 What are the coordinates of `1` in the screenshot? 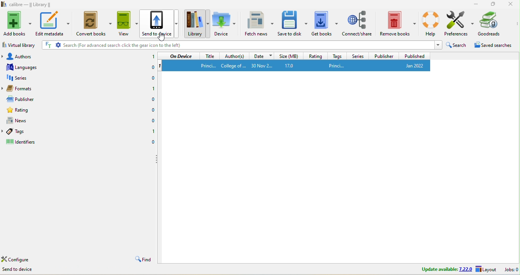 It's located at (150, 130).